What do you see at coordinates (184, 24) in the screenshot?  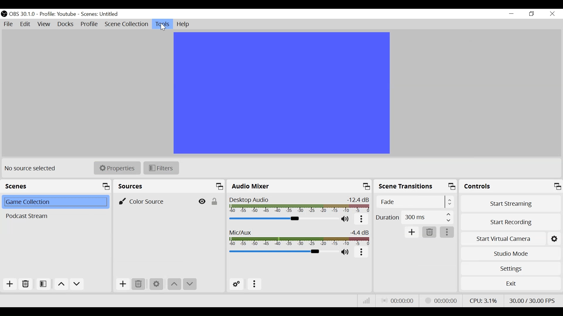 I see `Help` at bounding box center [184, 24].